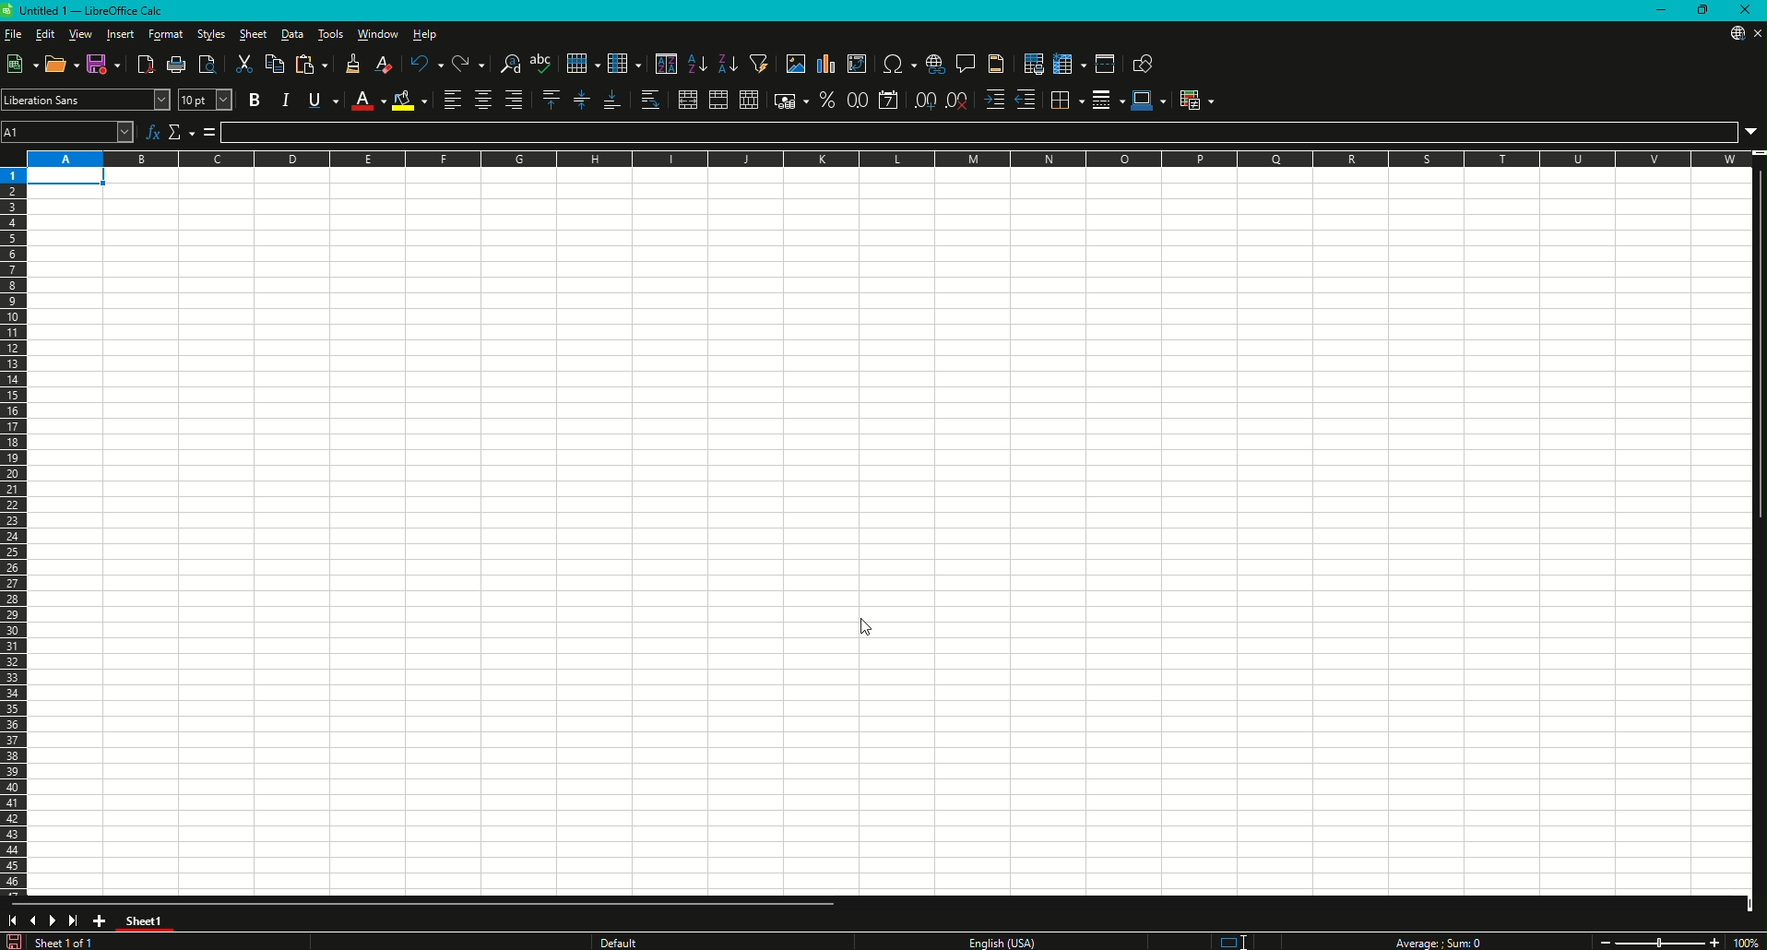  What do you see at coordinates (698, 64) in the screenshot?
I see `Sort Ascending` at bounding box center [698, 64].